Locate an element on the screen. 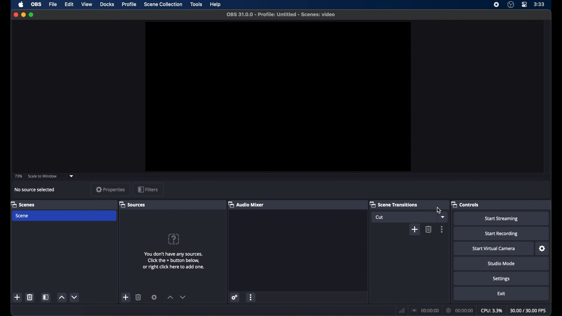 This screenshot has height=316, width=562. dropdown is located at coordinates (444, 217).